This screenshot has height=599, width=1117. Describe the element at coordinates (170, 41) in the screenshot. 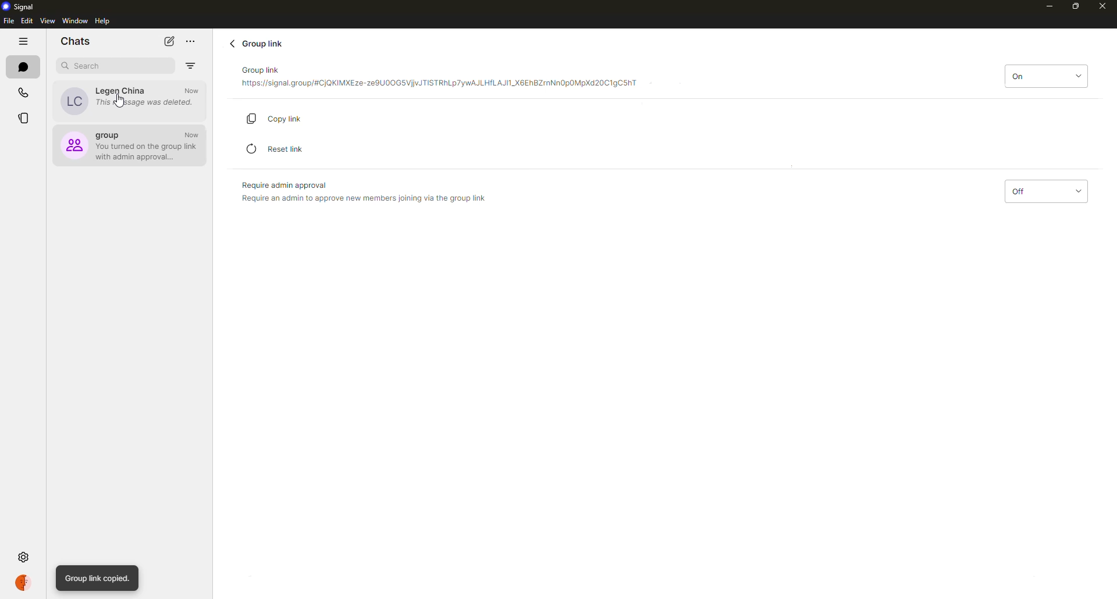

I see `new chat` at that location.